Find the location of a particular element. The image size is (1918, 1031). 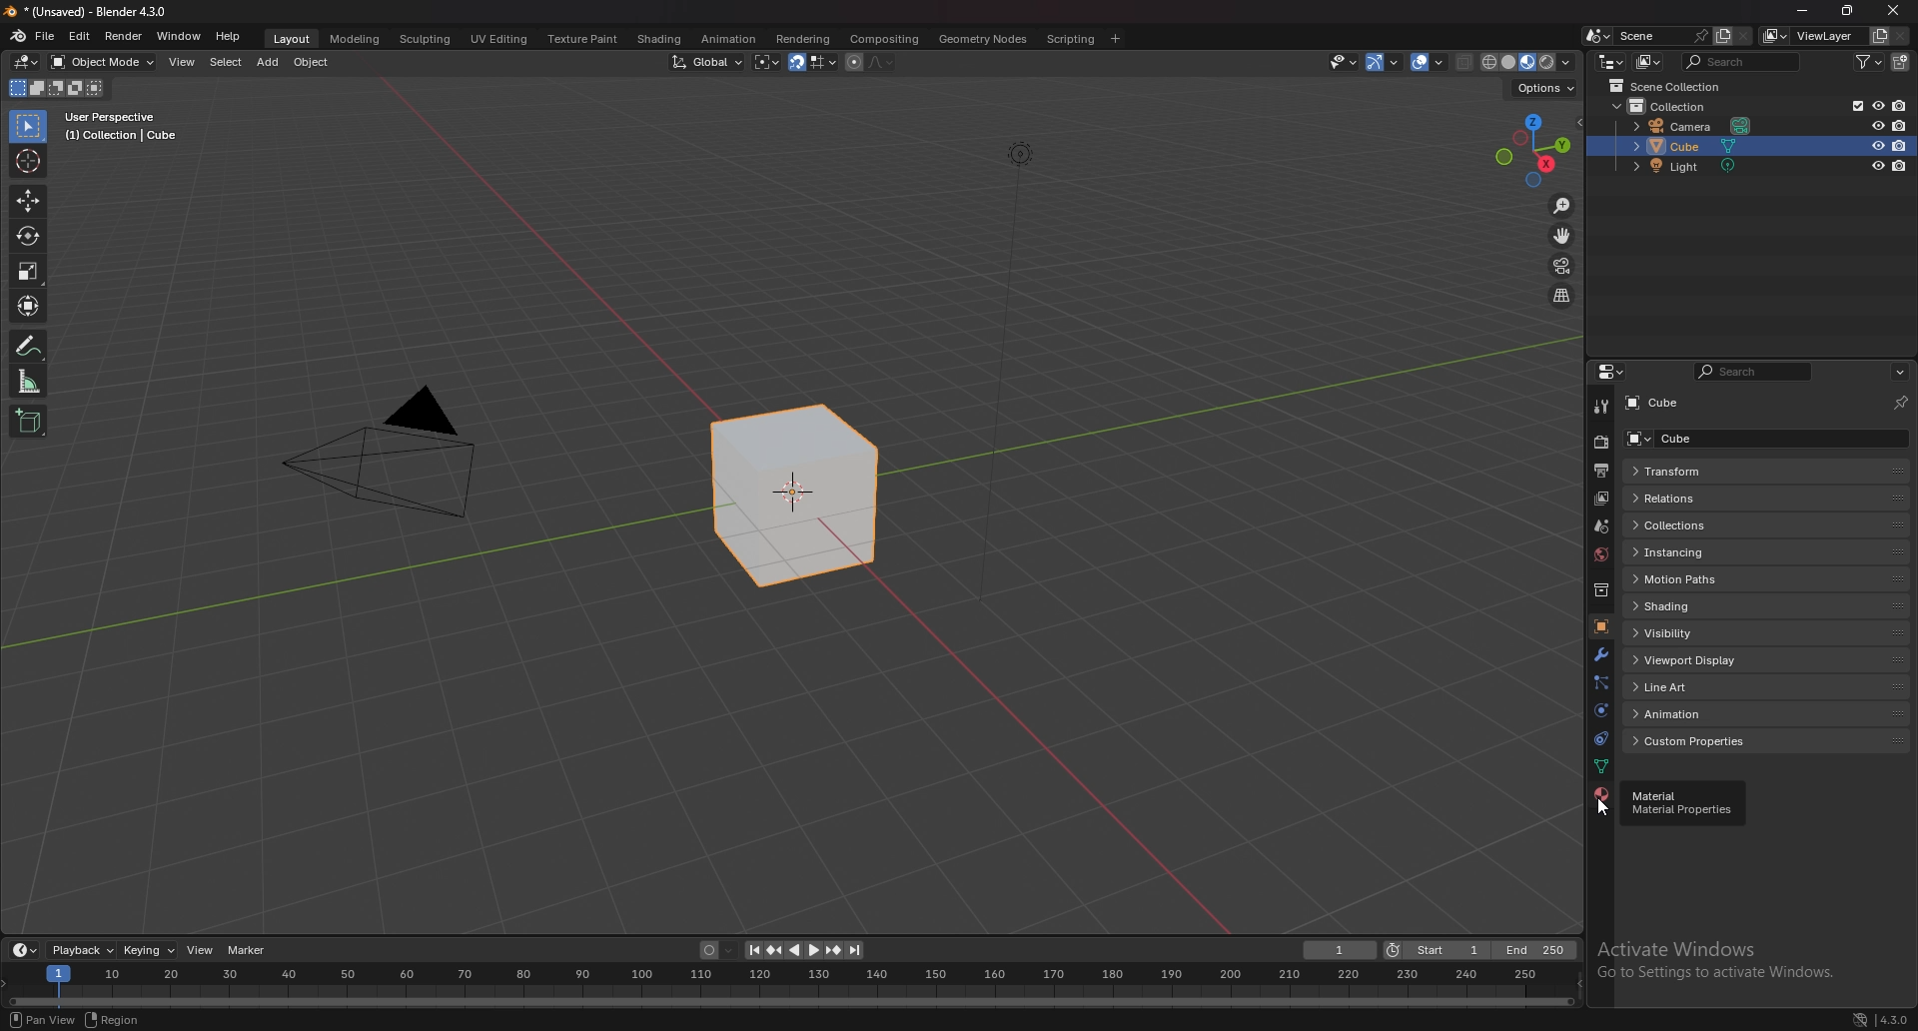

object mode is located at coordinates (104, 61).